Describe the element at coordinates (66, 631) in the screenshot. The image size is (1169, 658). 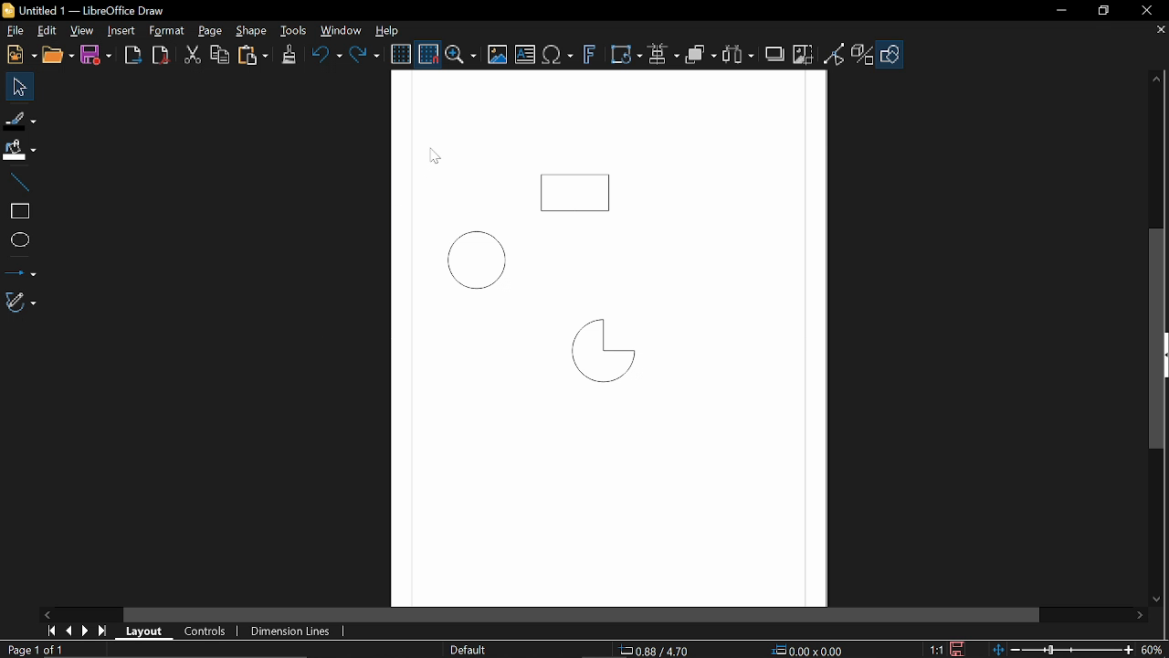
I see `Previous page` at that location.